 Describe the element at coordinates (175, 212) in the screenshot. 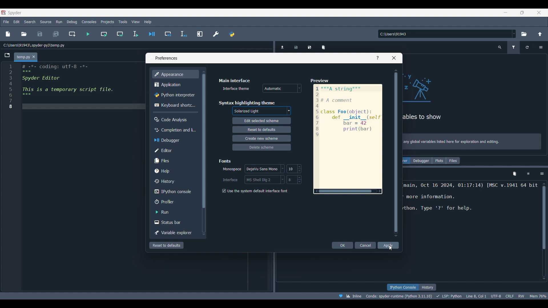

I see `Run` at that location.